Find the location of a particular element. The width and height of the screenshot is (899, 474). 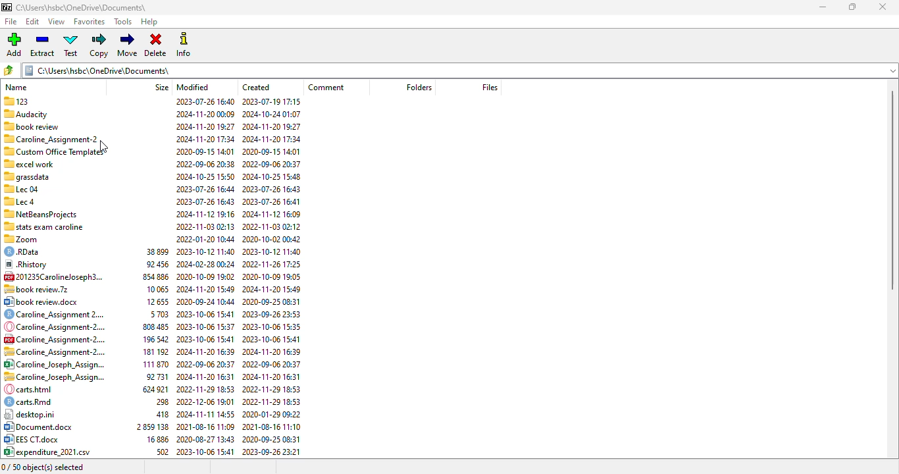

2004-11-20 16:311 is located at coordinates (206, 376).